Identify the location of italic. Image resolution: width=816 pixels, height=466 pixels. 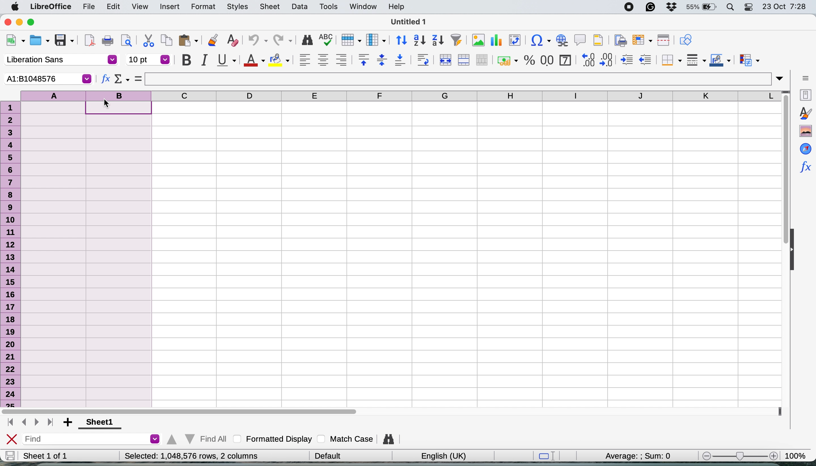
(206, 60).